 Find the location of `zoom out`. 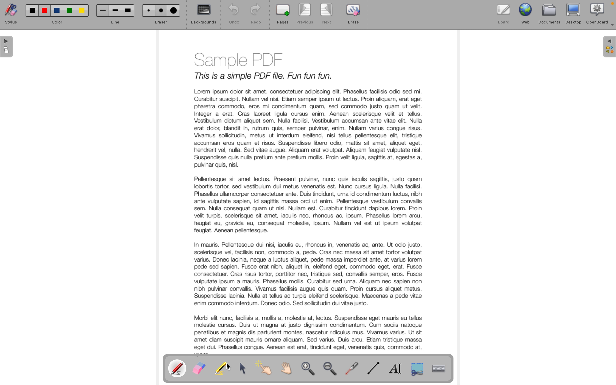

zoom out is located at coordinates (331, 370).